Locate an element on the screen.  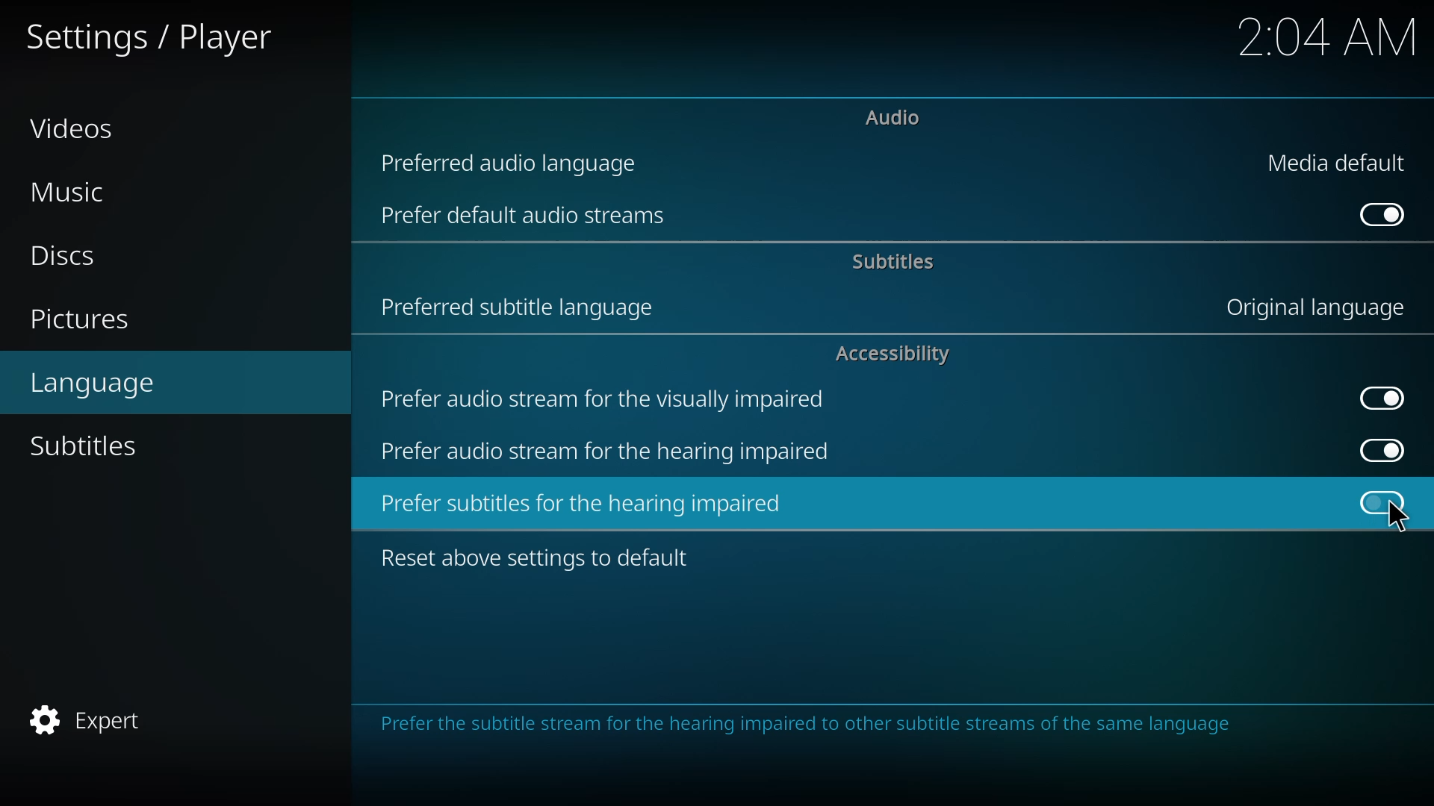
reset to default is located at coordinates (541, 557).